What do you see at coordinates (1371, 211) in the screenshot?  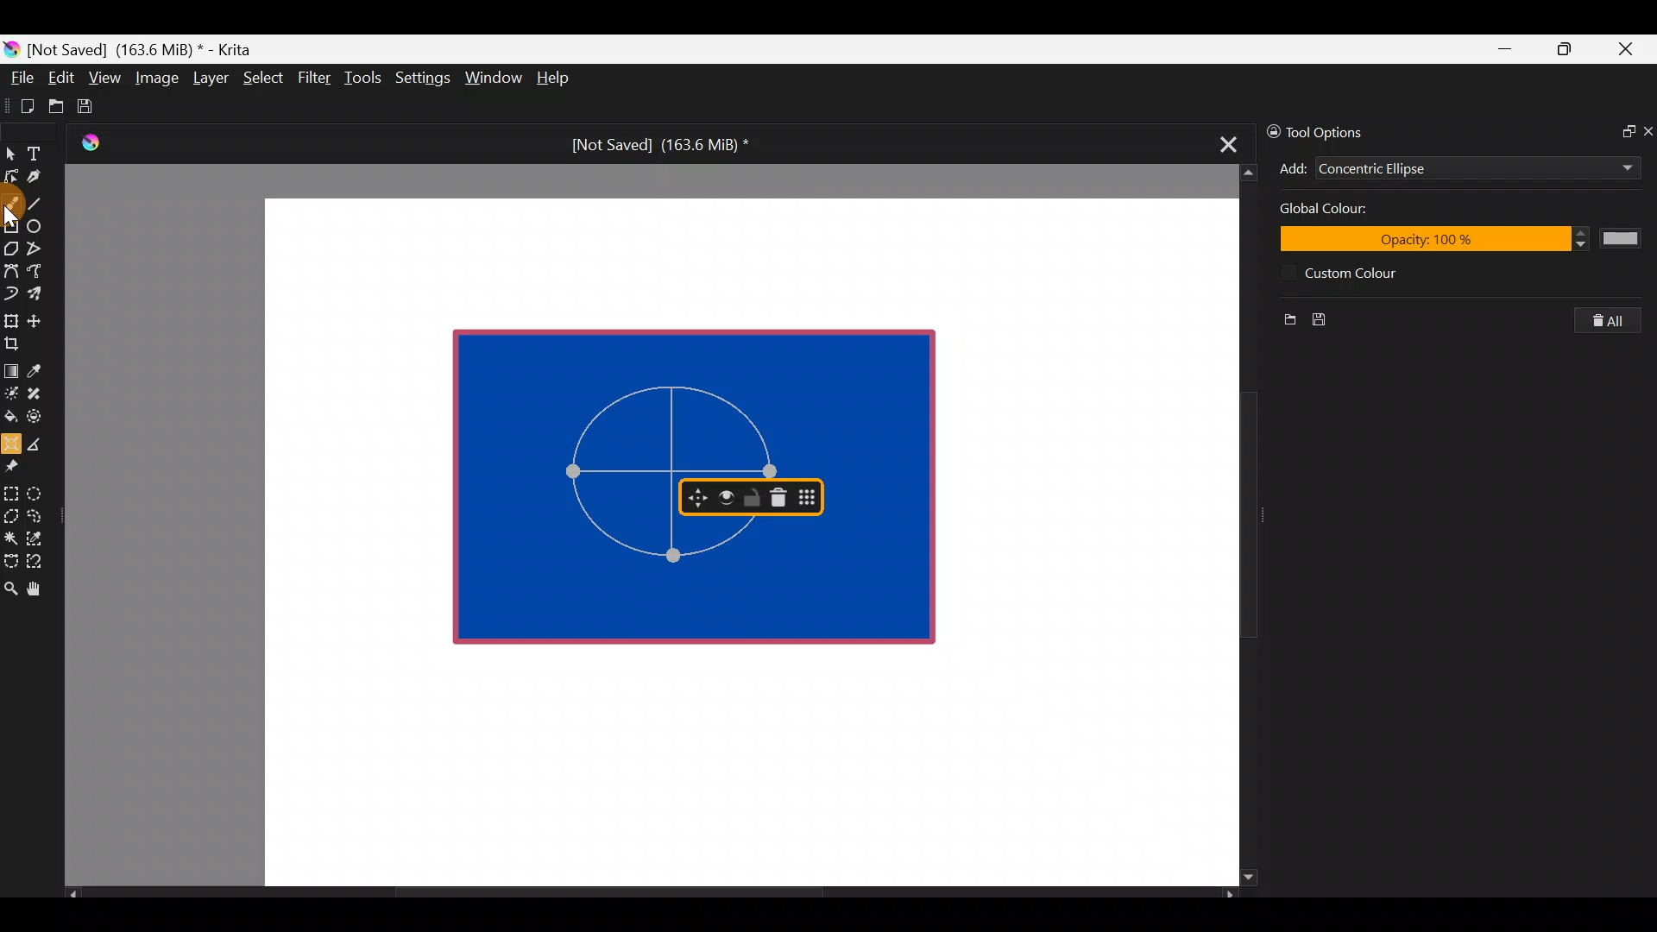 I see `Global color` at bounding box center [1371, 211].